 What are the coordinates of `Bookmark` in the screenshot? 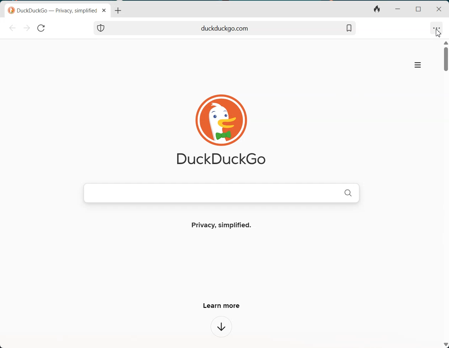 It's located at (349, 28).